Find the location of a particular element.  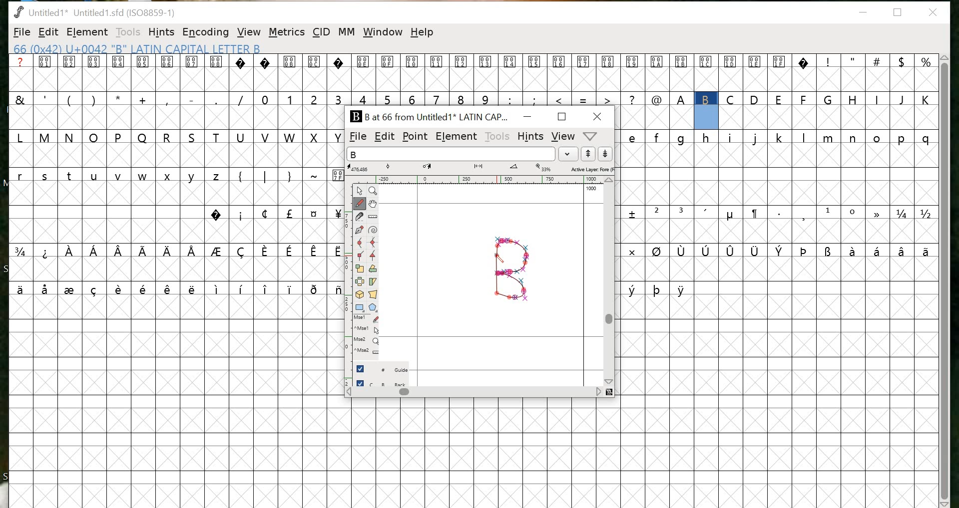

Pan is located at coordinates (373, 205).